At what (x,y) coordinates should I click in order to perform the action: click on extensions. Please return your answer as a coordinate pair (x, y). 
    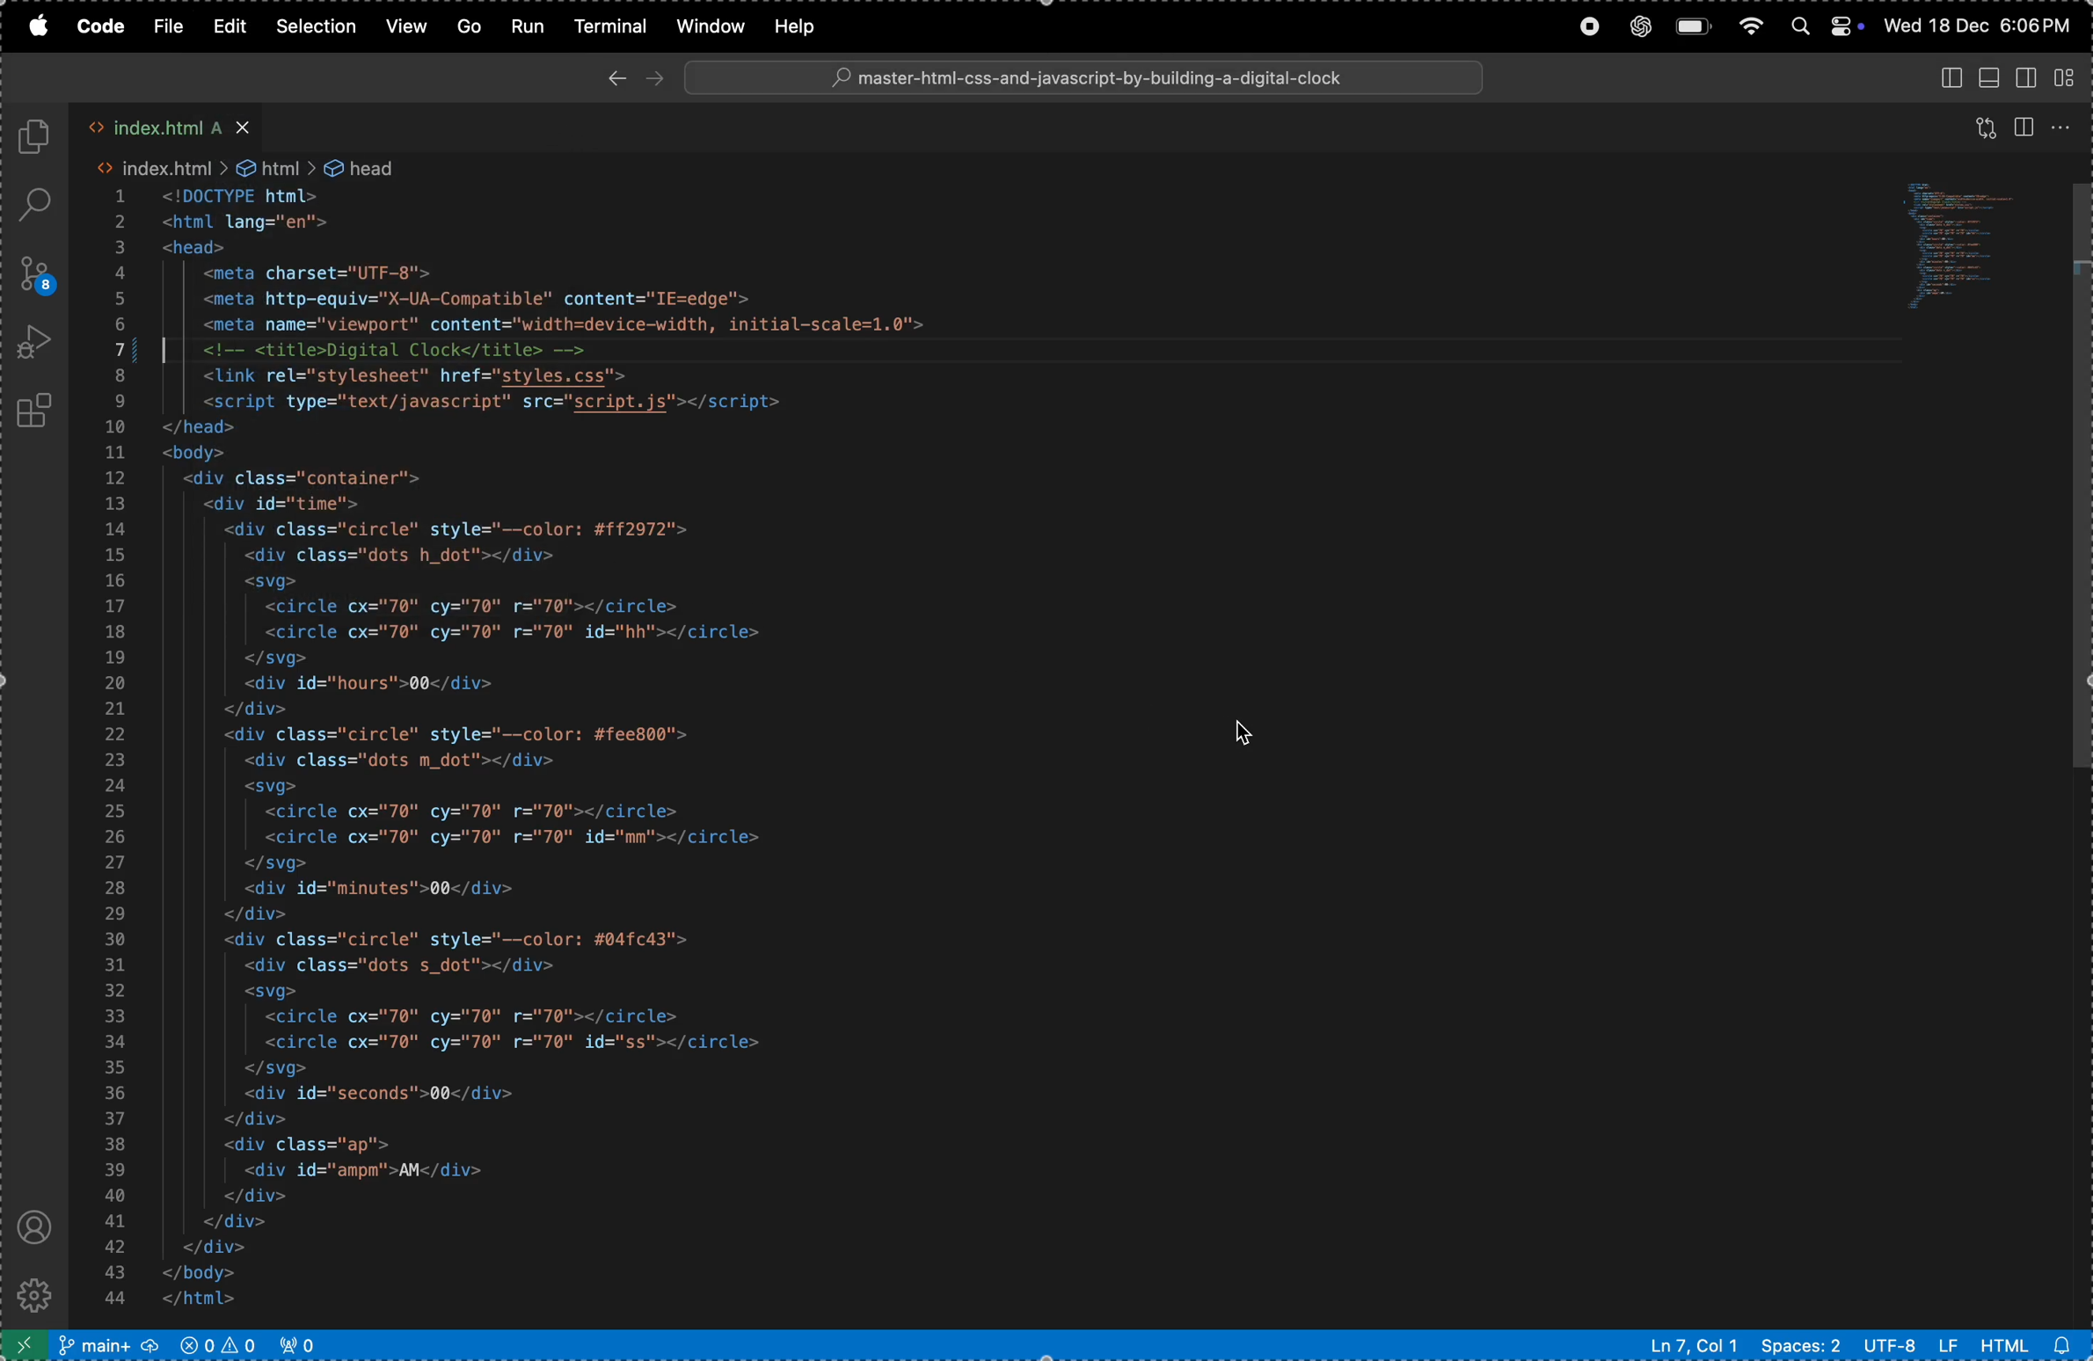
    Looking at the image, I should click on (39, 411).